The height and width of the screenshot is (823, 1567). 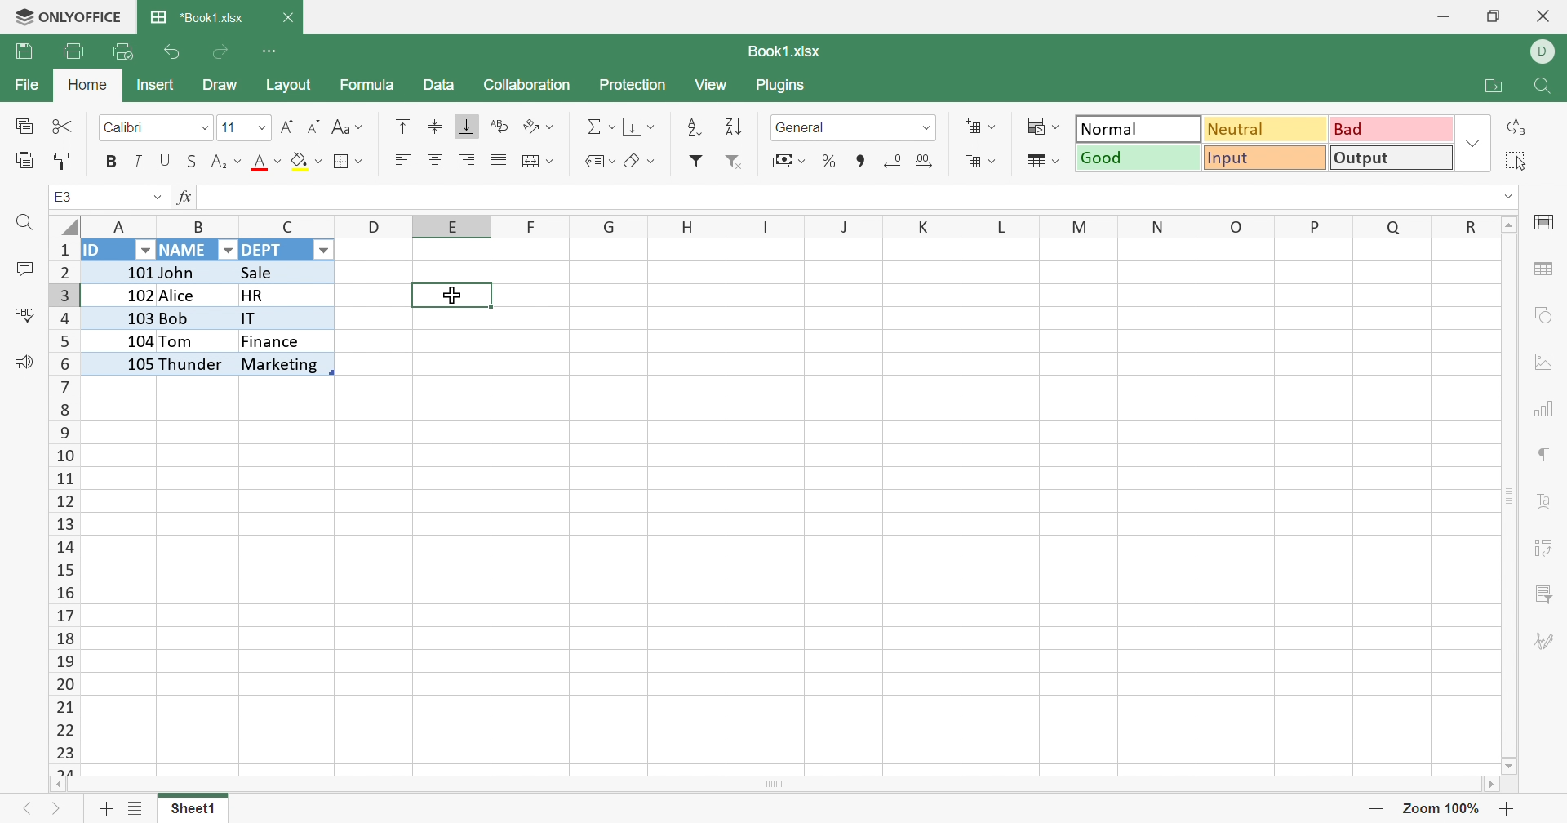 I want to click on Chart settings, so click(x=1539, y=410).